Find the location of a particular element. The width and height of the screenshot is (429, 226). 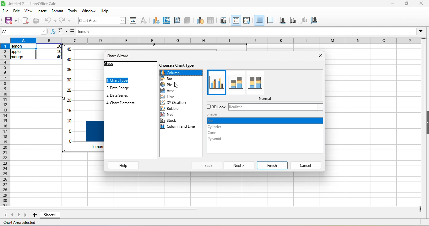

untitled 2- libre ofice calc is located at coordinates (34, 4).